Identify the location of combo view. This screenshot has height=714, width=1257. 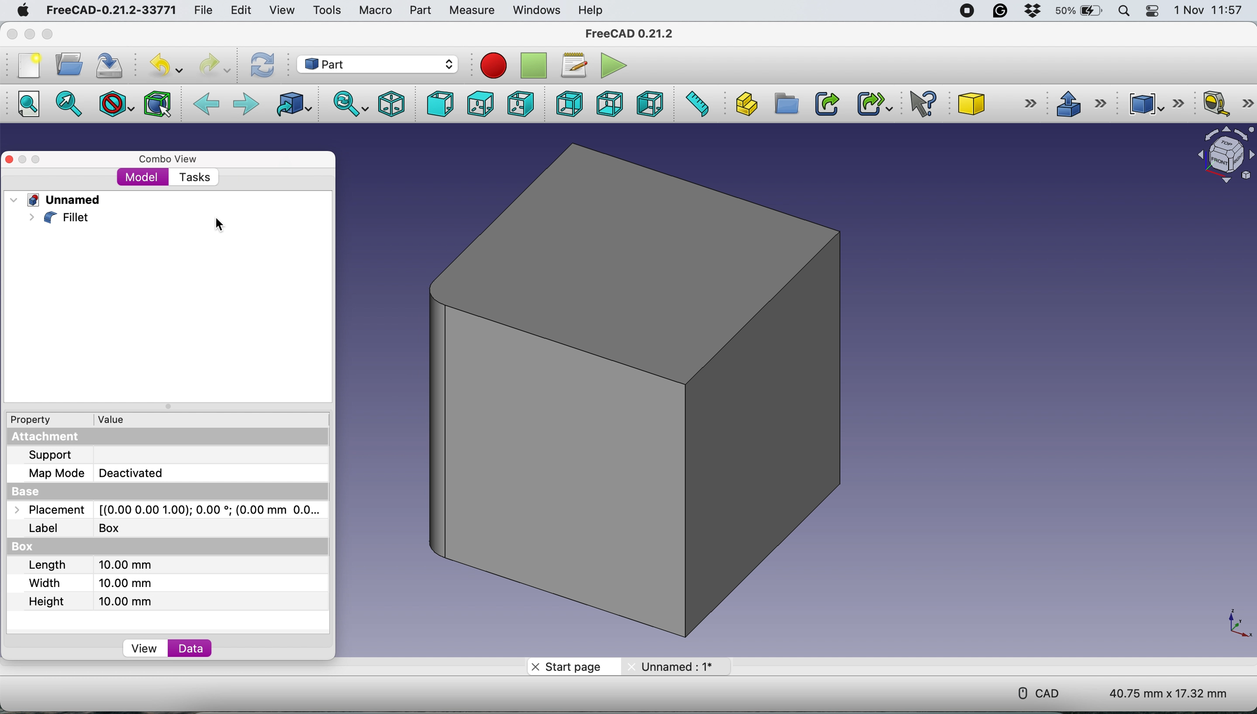
(170, 160).